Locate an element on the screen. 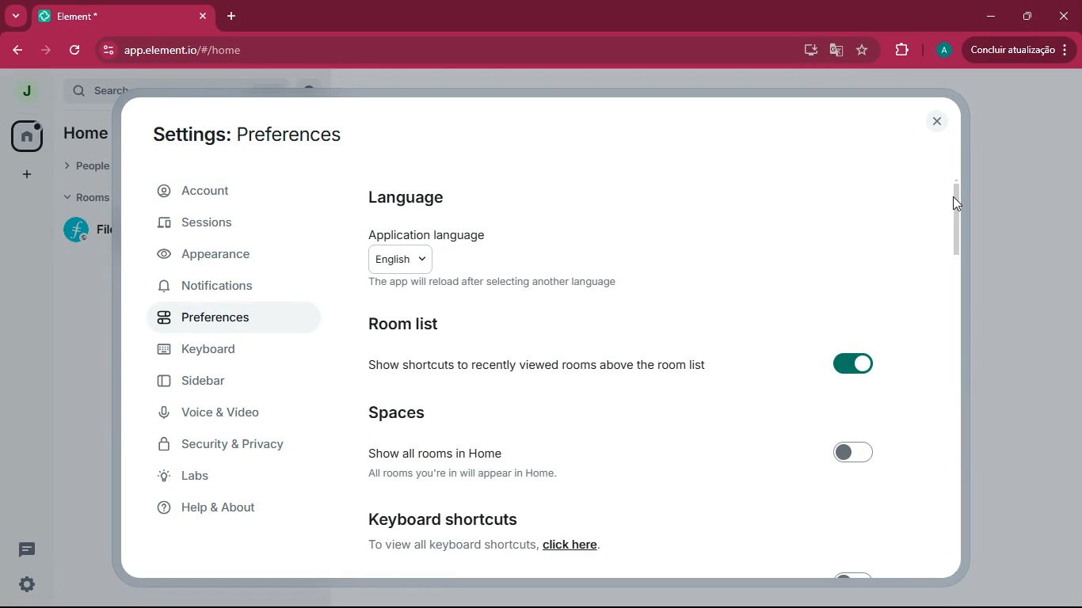 This screenshot has height=608, width=1082. extensions is located at coordinates (901, 50).